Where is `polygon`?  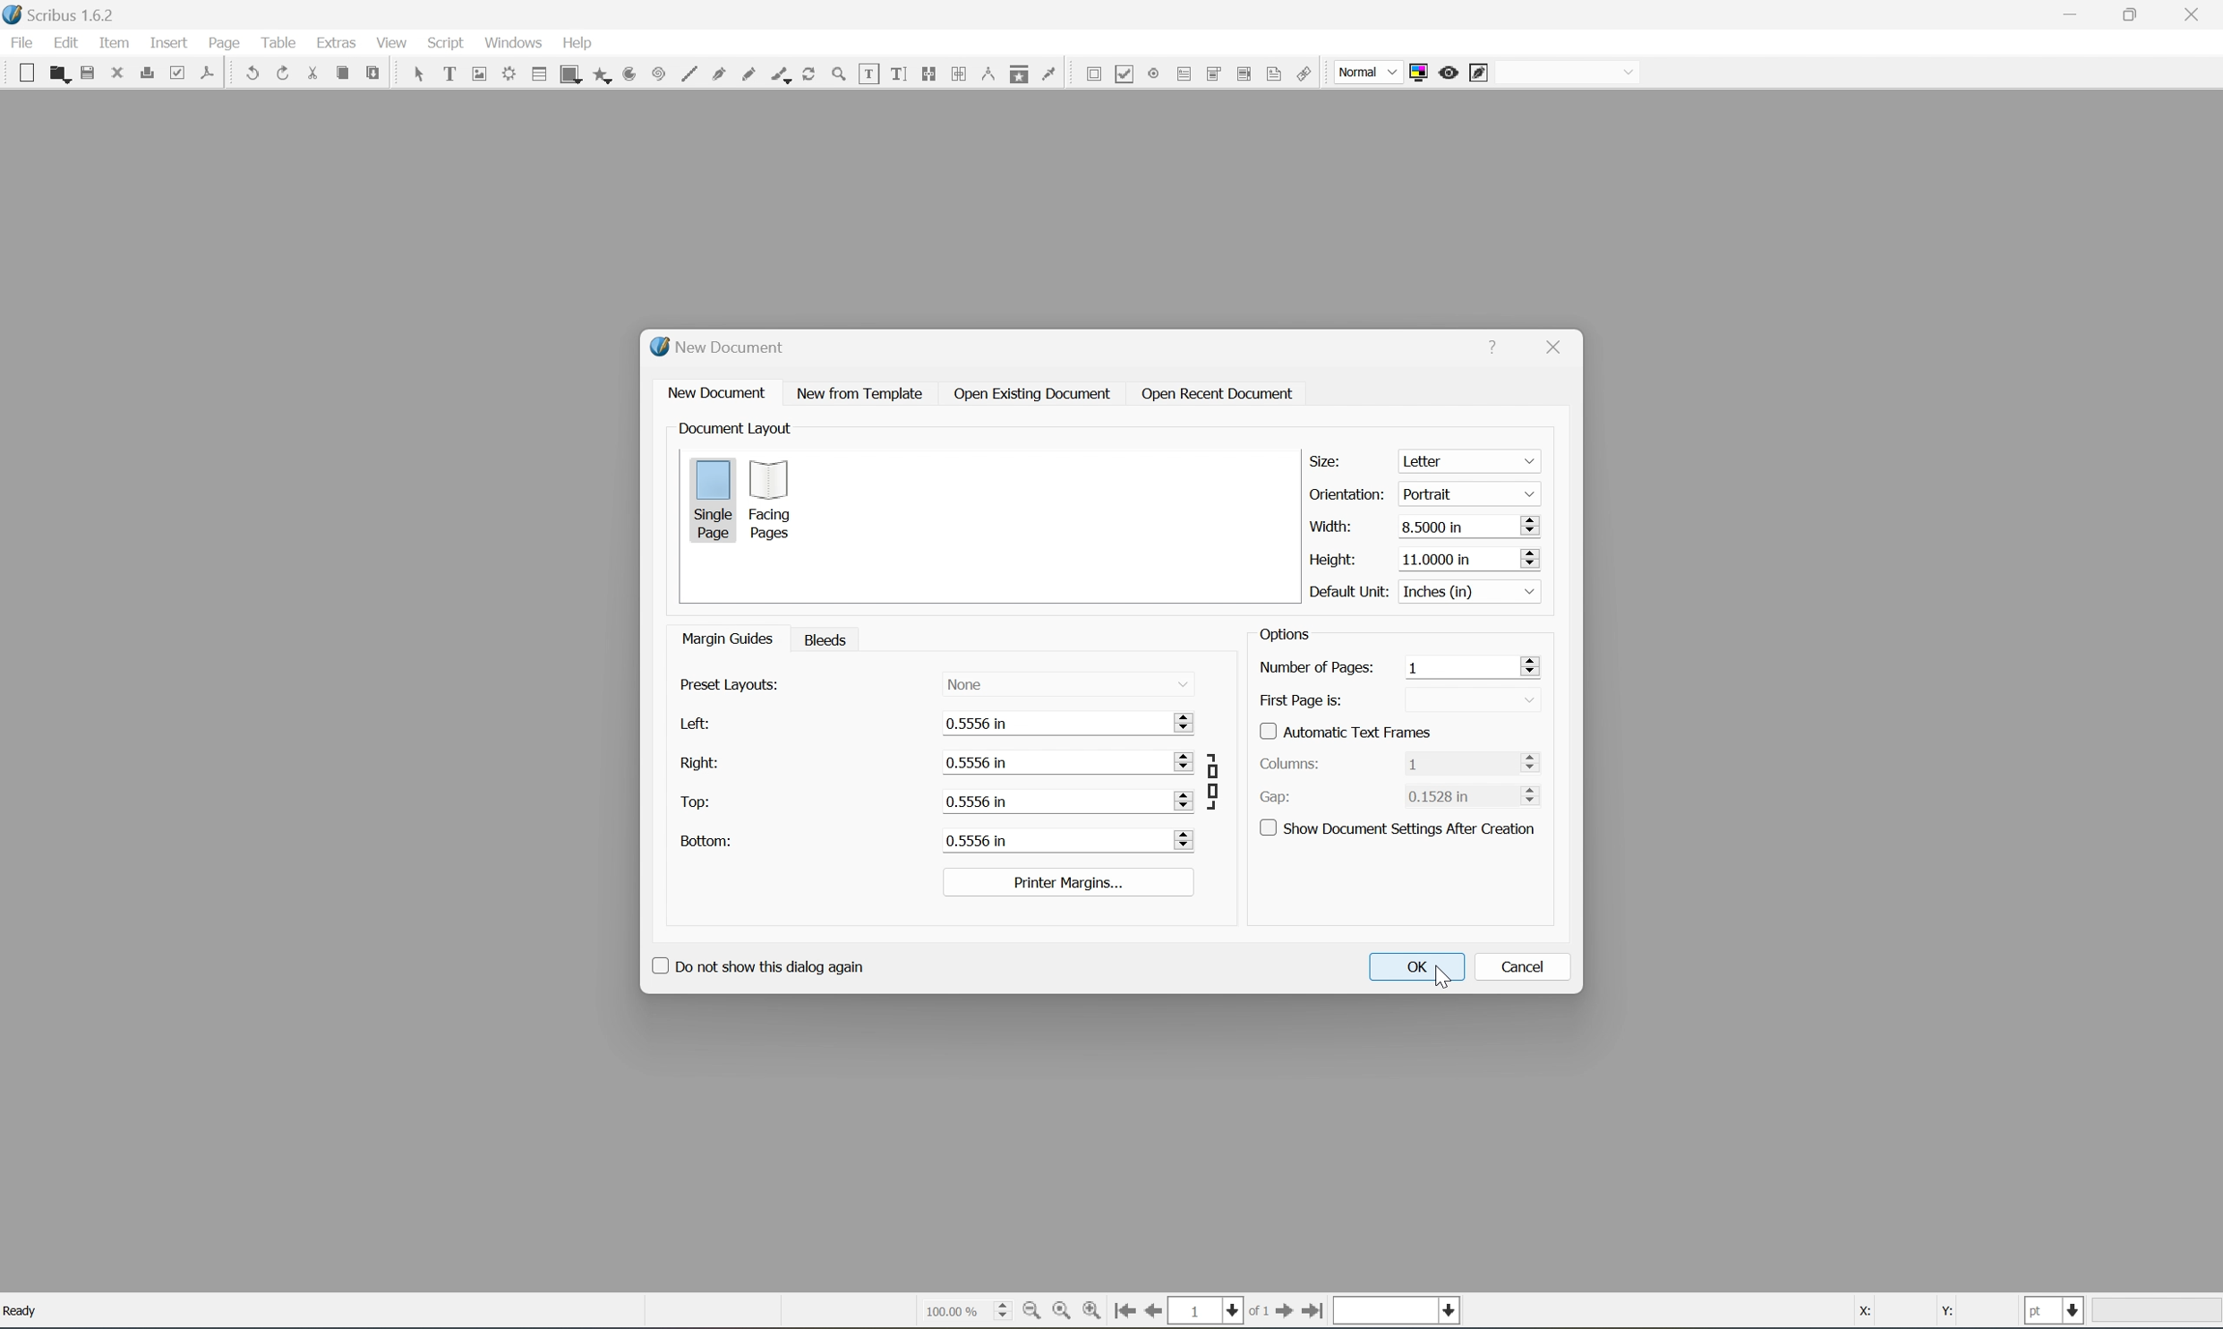 polygon is located at coordinates (597, 73).